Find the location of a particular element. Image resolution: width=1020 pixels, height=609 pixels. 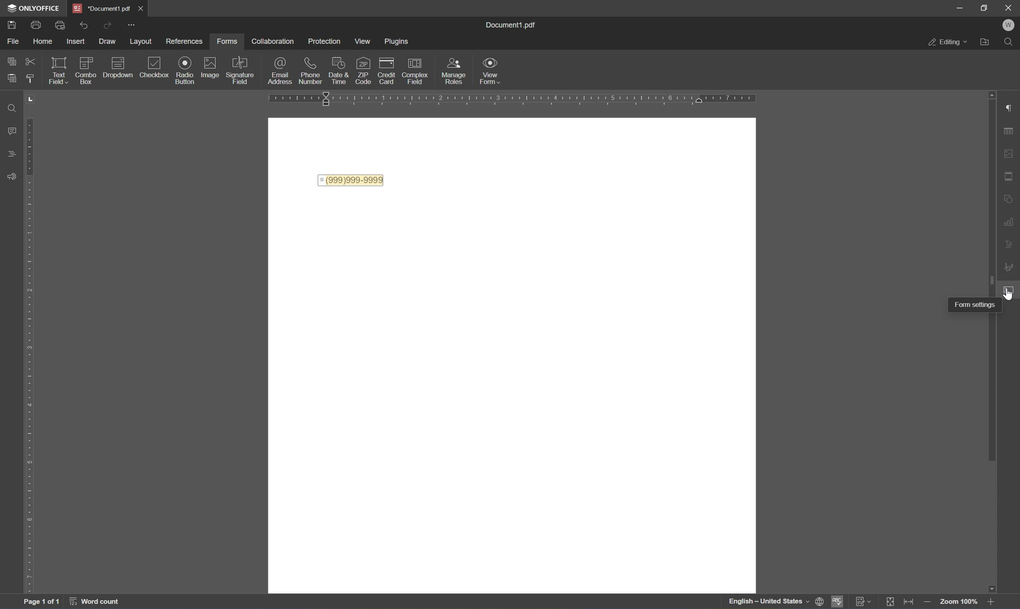

cursor is located at coordinates (1011, 293).